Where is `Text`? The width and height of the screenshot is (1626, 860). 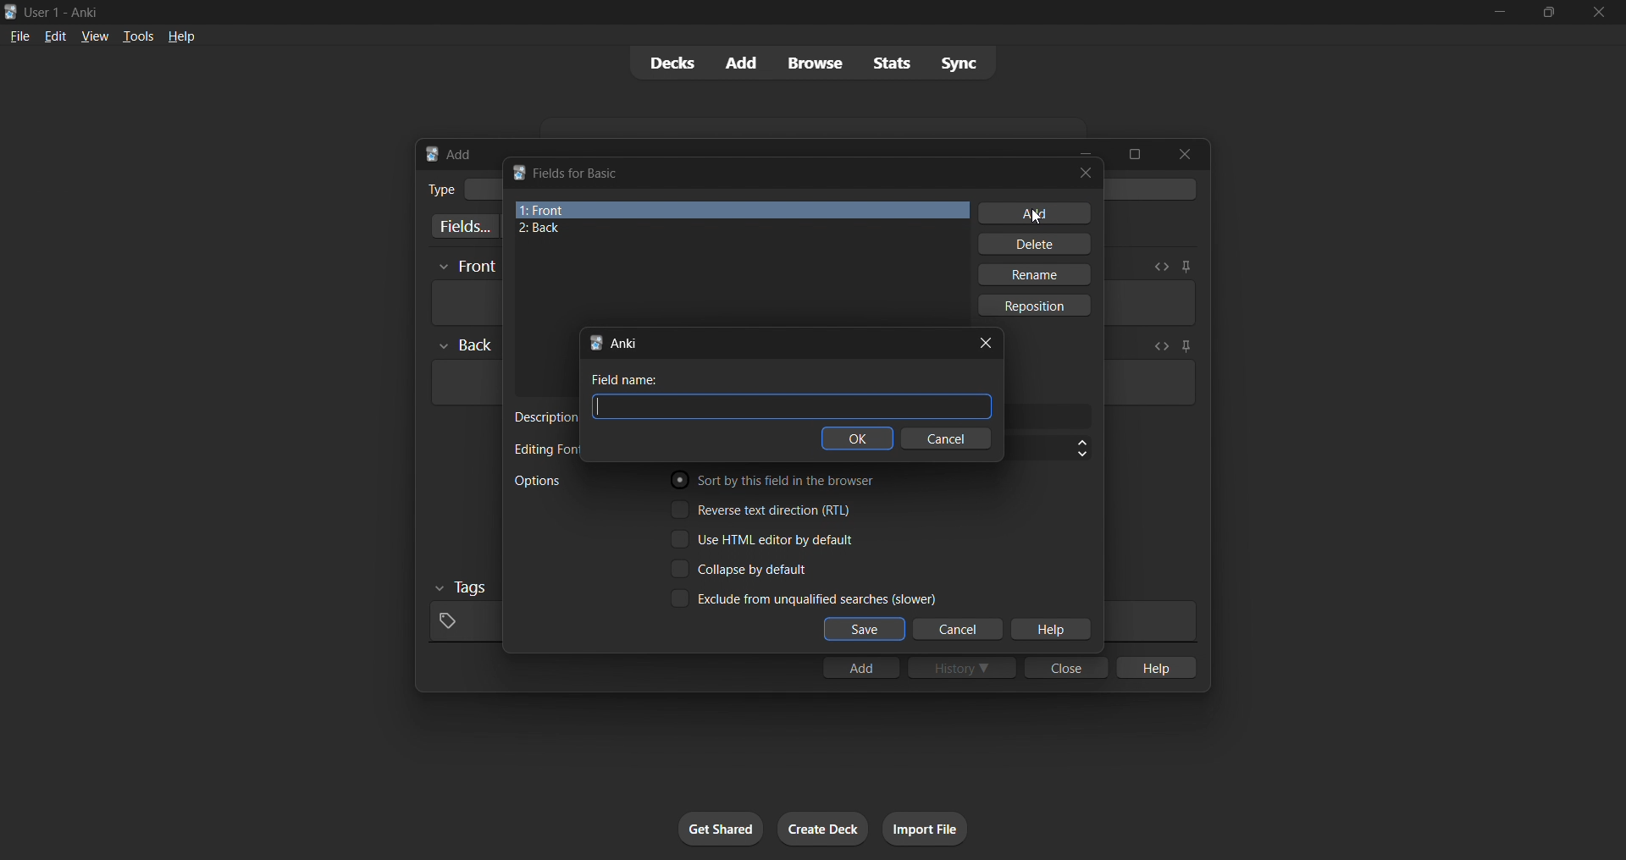 Text is located at coordinates (64, 14).